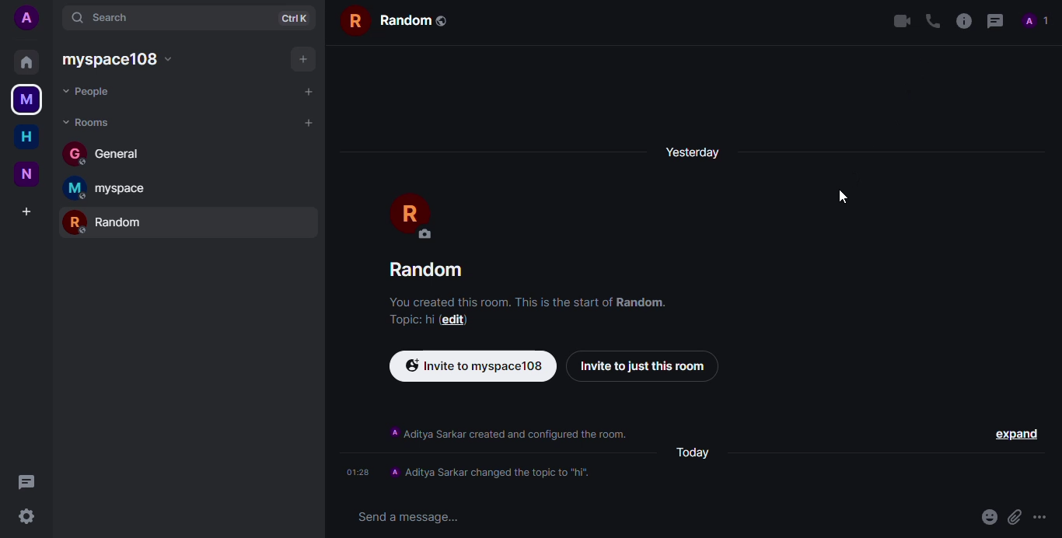 This screenshot has width=1062, height=538. What do you see at coordinates (536, 302) in the screenshot?
I see `You created this room. This is the start of random.` at bounding box center [536, 302].